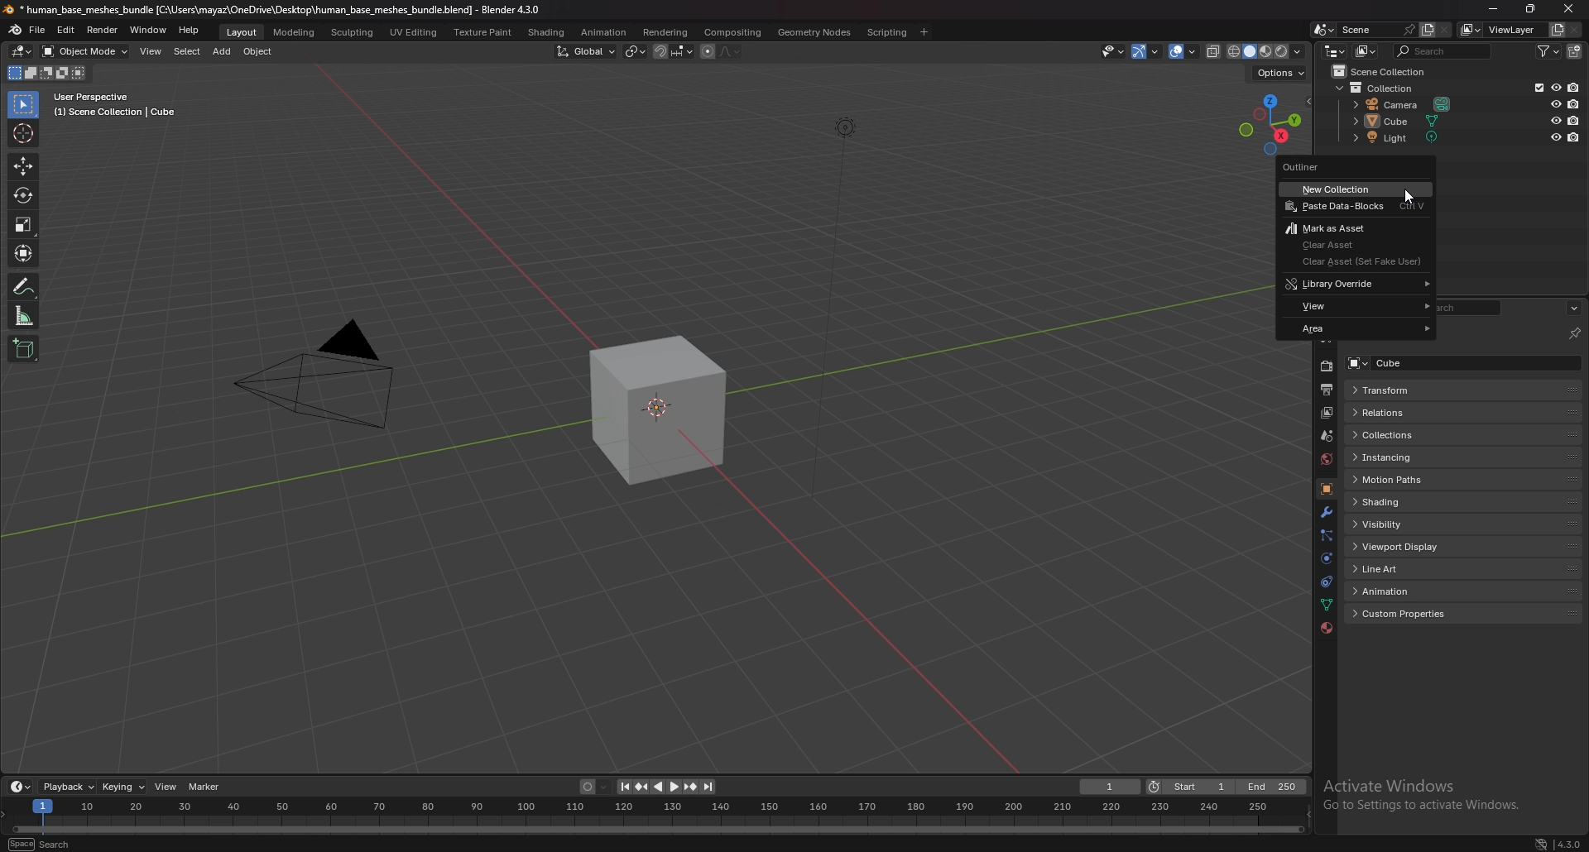  I want to click on light, so click(1409, 136).